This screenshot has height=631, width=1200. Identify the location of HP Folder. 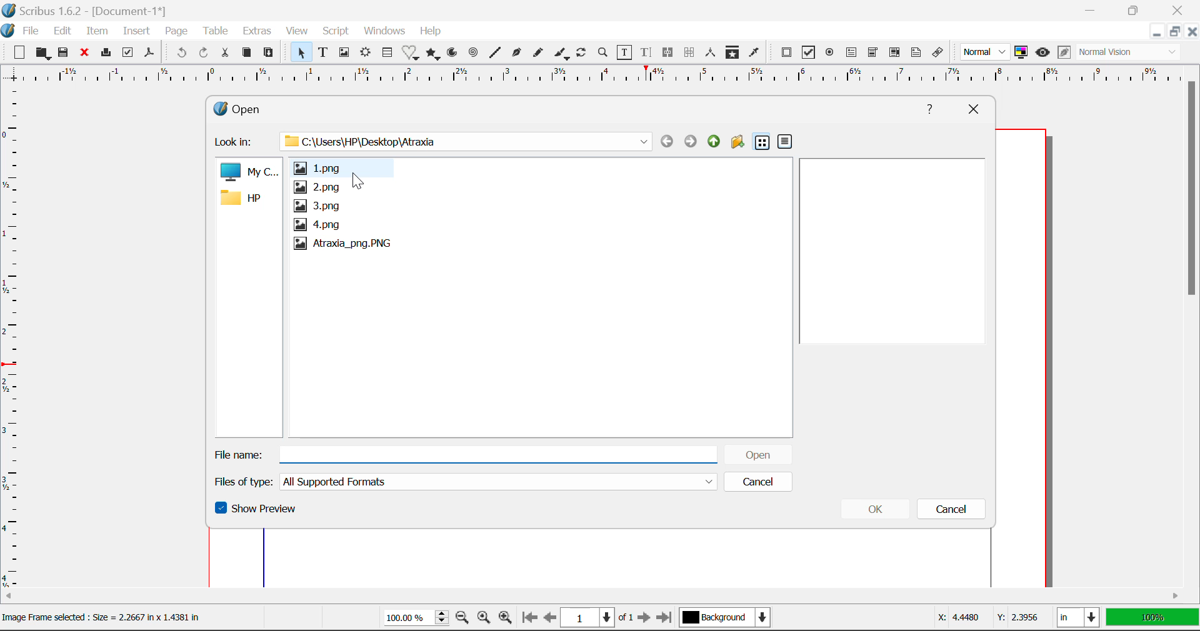
(247, 199).